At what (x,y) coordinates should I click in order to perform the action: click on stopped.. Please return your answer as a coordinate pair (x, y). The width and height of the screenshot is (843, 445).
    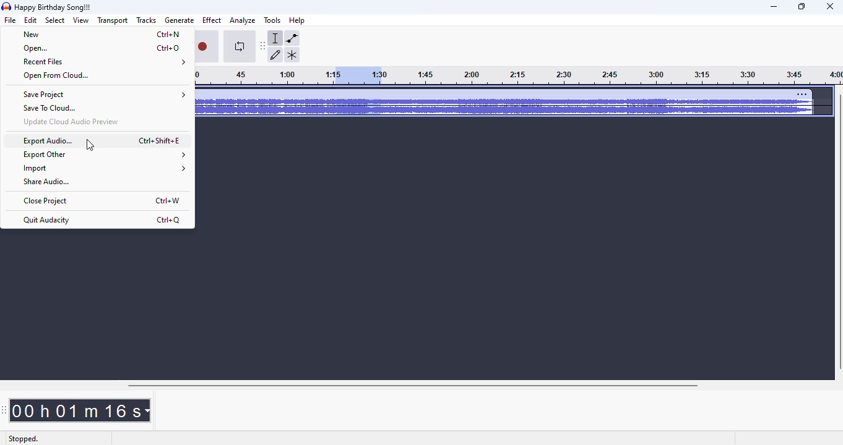
    Looking at the image, I should click on (23, 439).